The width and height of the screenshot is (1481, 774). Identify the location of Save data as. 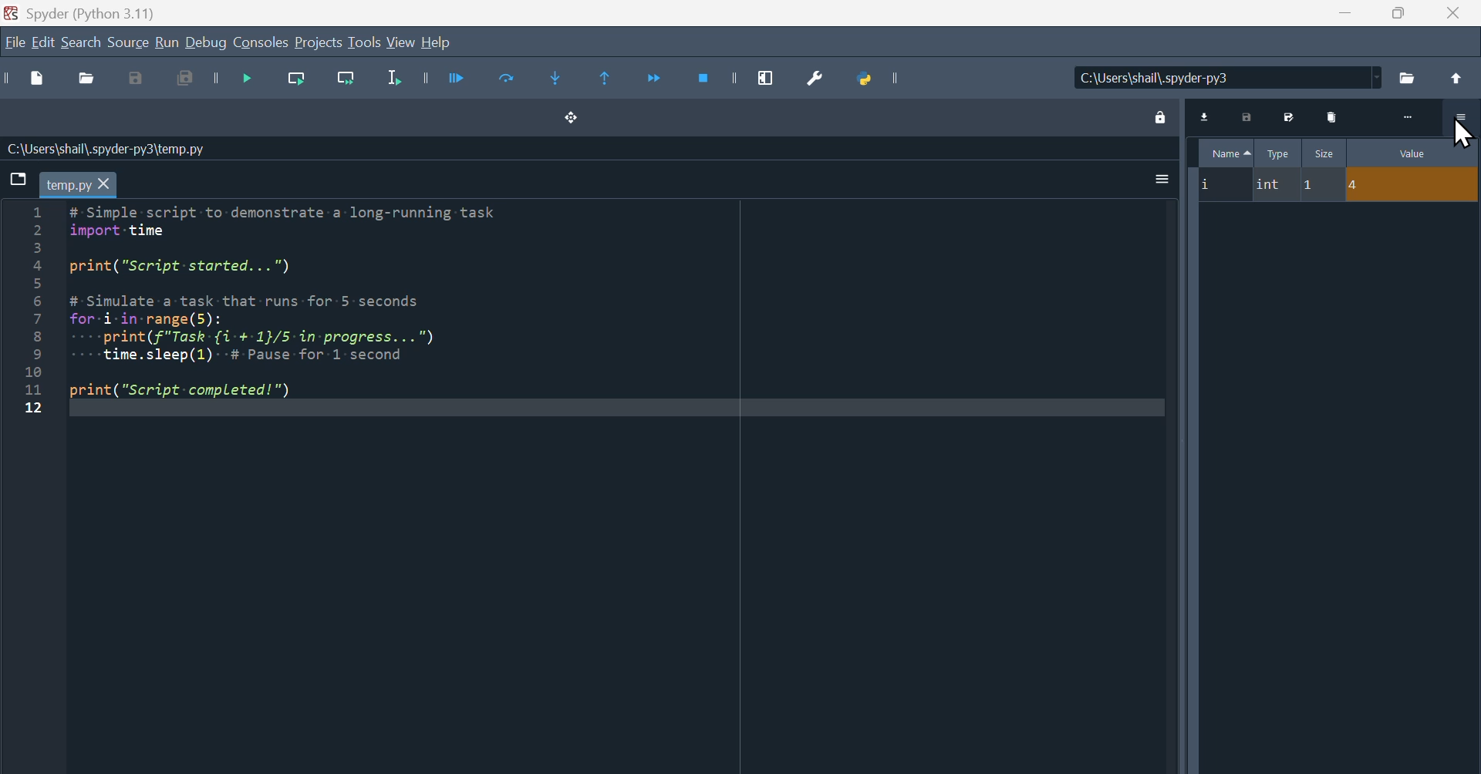
(1290, 116).